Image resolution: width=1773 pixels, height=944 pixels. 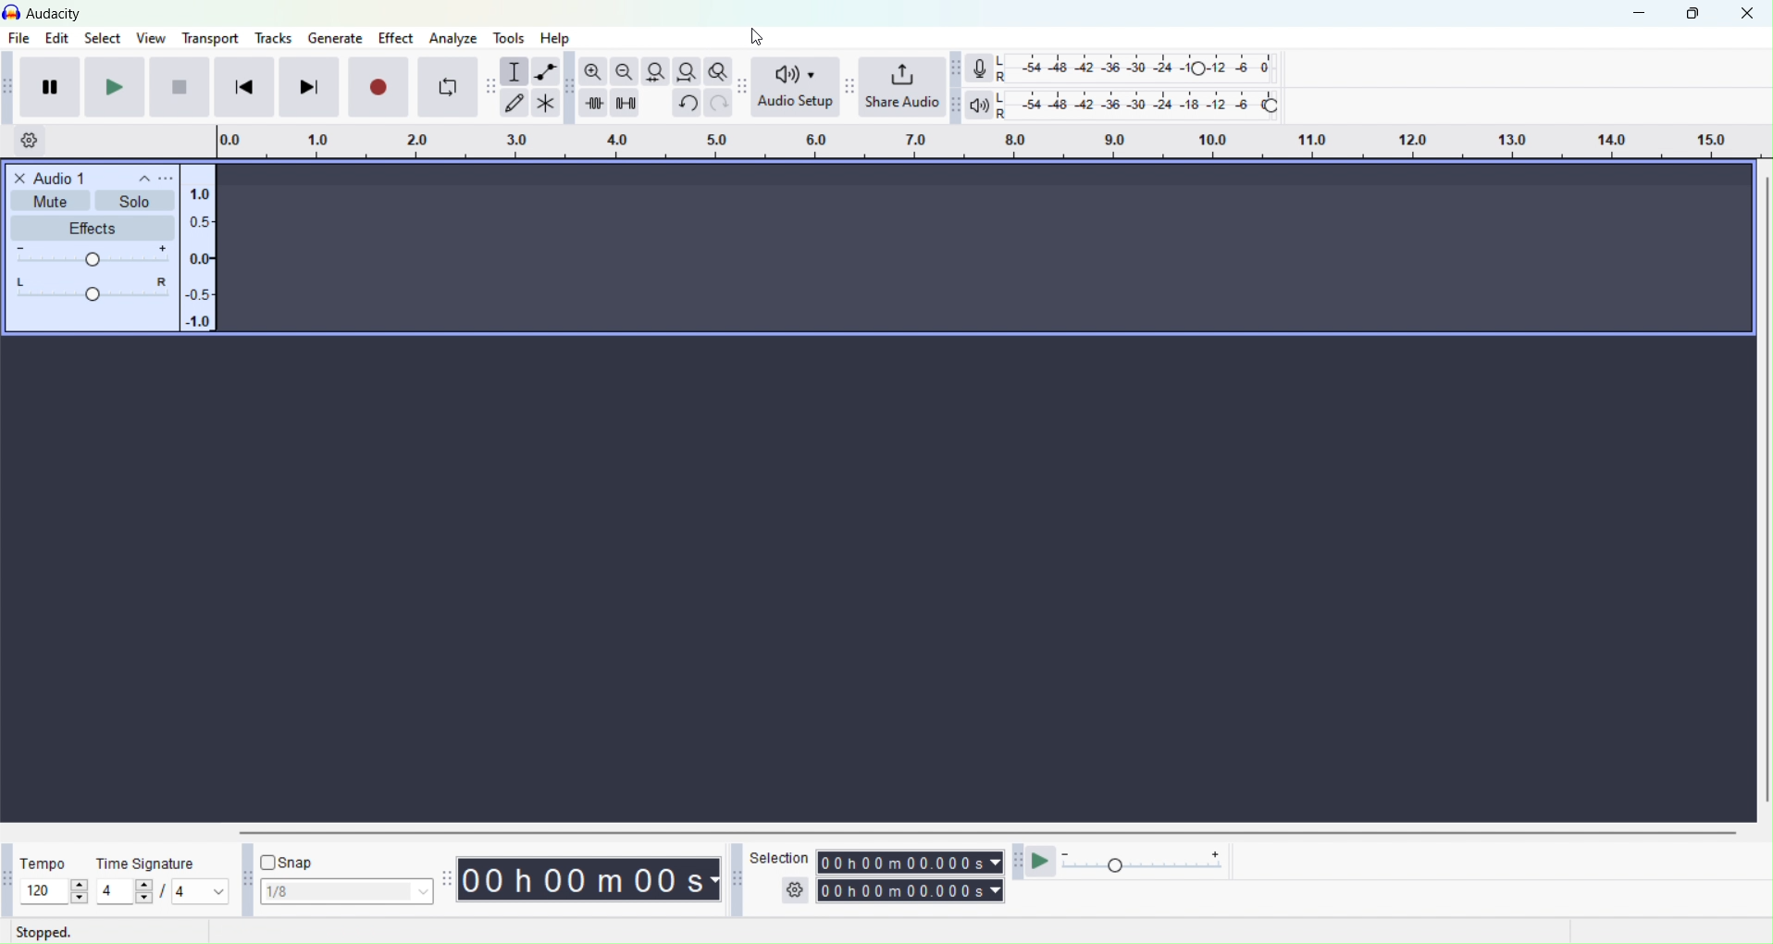 I want to click on Time signature, so click(x=144, y=863).